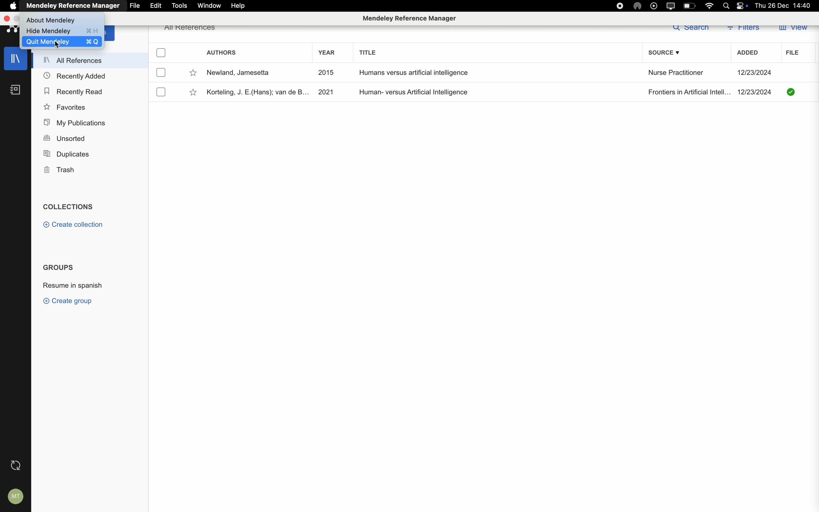 The height and width of the screenshot is (512, 819). What do you see at coordinates (16, 90) in the screenshot?
I see `notebooks` at bounding box center [16, 90].